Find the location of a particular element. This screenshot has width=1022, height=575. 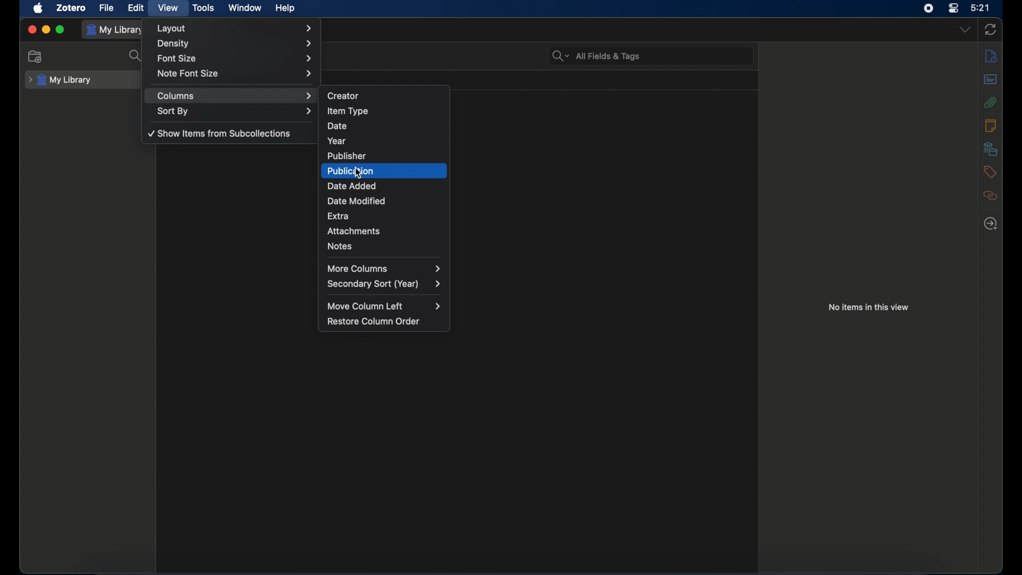

creator is located at coordinates (387, 96).